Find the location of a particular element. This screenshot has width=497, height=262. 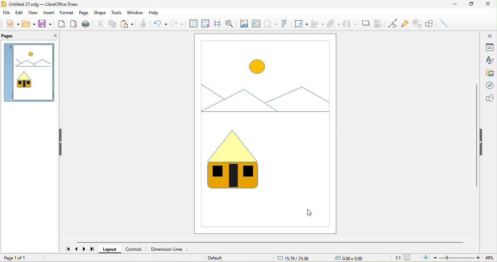

1:1 is located at coordinates (395, 258).